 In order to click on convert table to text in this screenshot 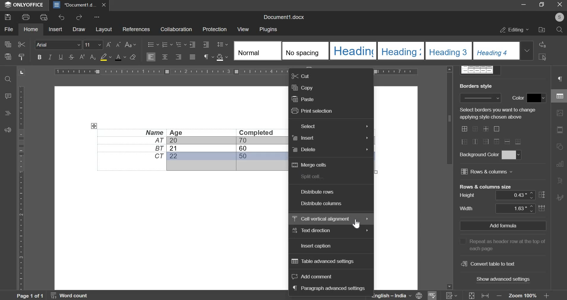, I will do `click(488, 264)`.